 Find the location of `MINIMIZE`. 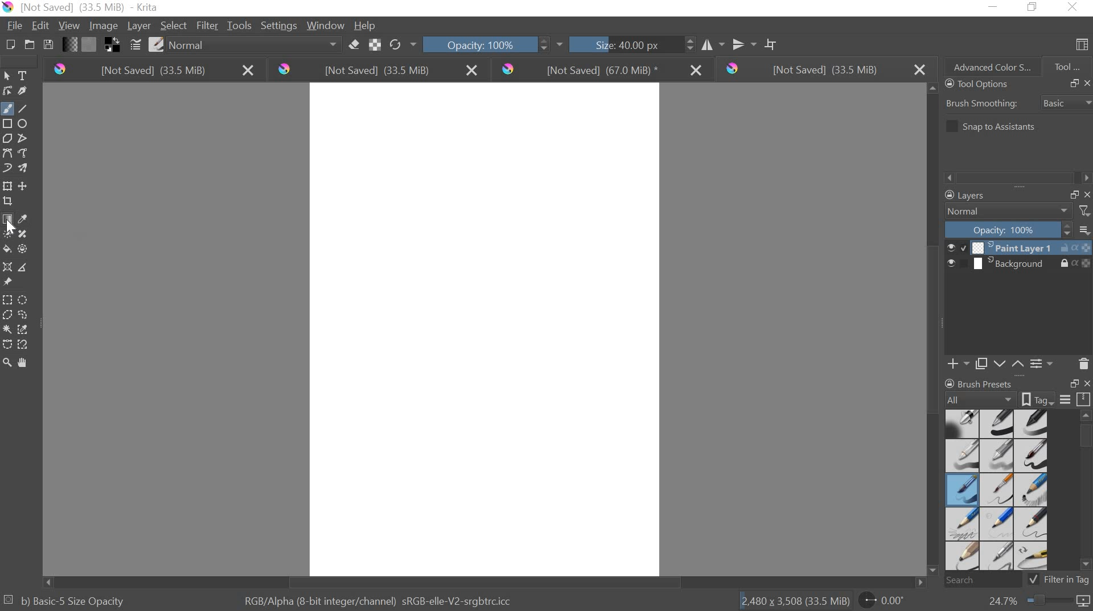

MINIMIZE is located at coordinates (994, 5).